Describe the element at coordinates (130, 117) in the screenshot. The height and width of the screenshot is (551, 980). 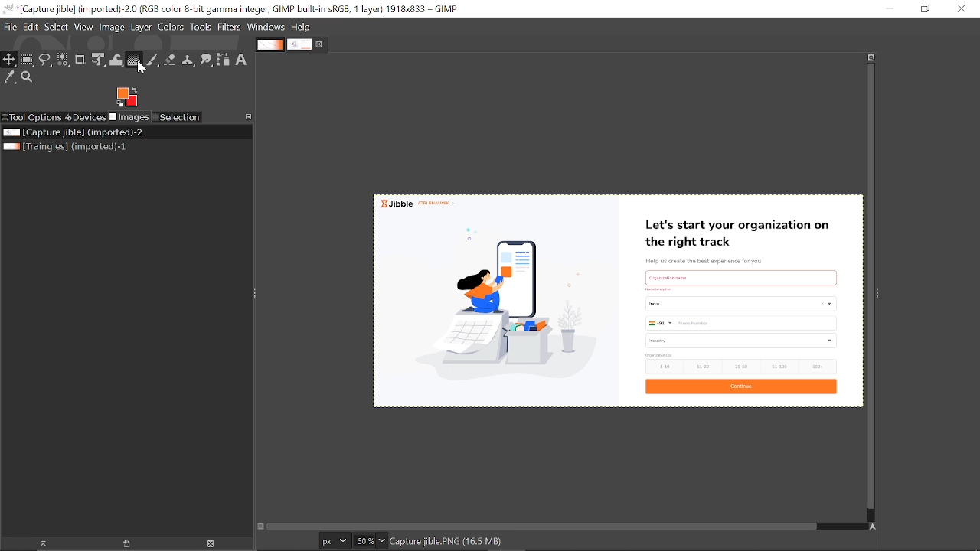
I see `Images` at that location.